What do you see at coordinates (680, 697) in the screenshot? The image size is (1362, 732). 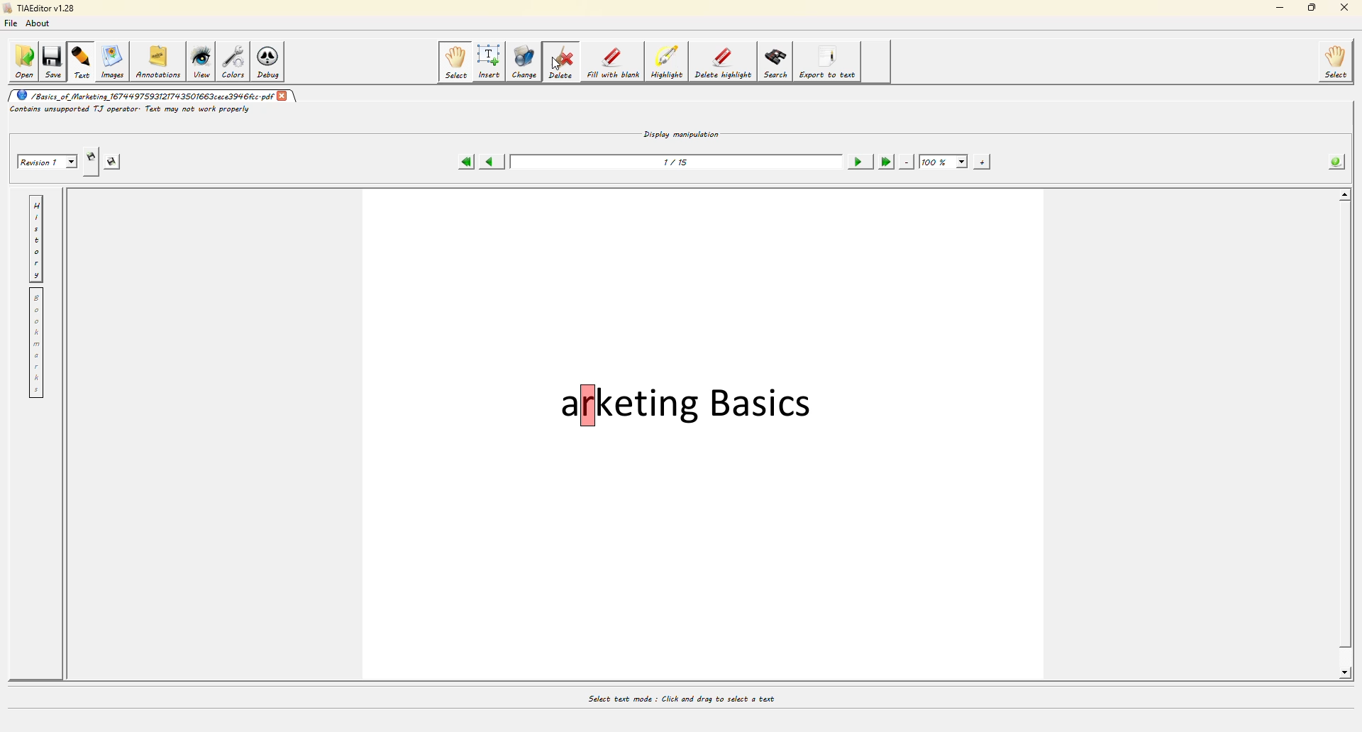 I see `select text mode` at bounding box center [680, 697].